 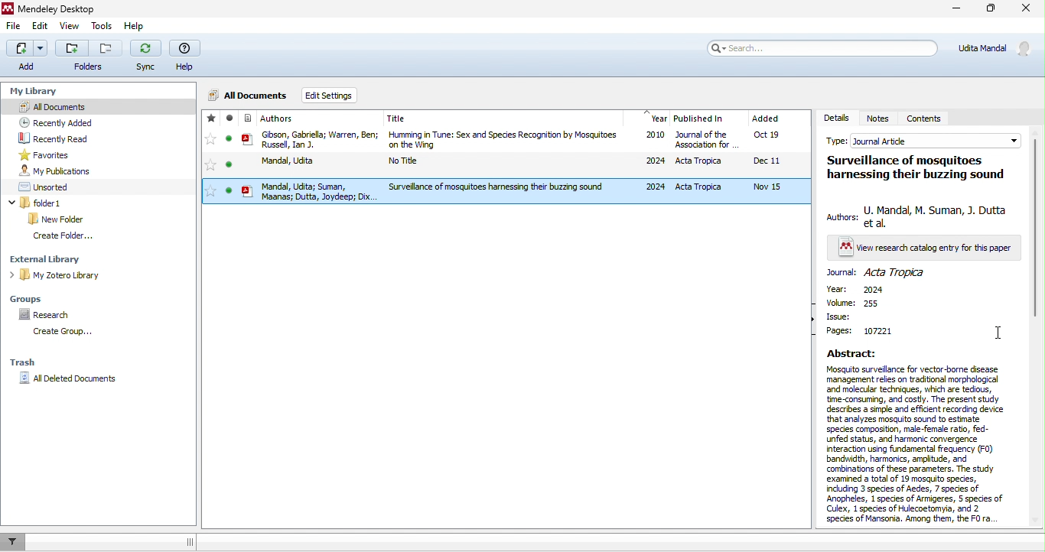 What do you see at coordinates (28, 57) in the screenshot?
I see `add` at bounding box center [28, 57].